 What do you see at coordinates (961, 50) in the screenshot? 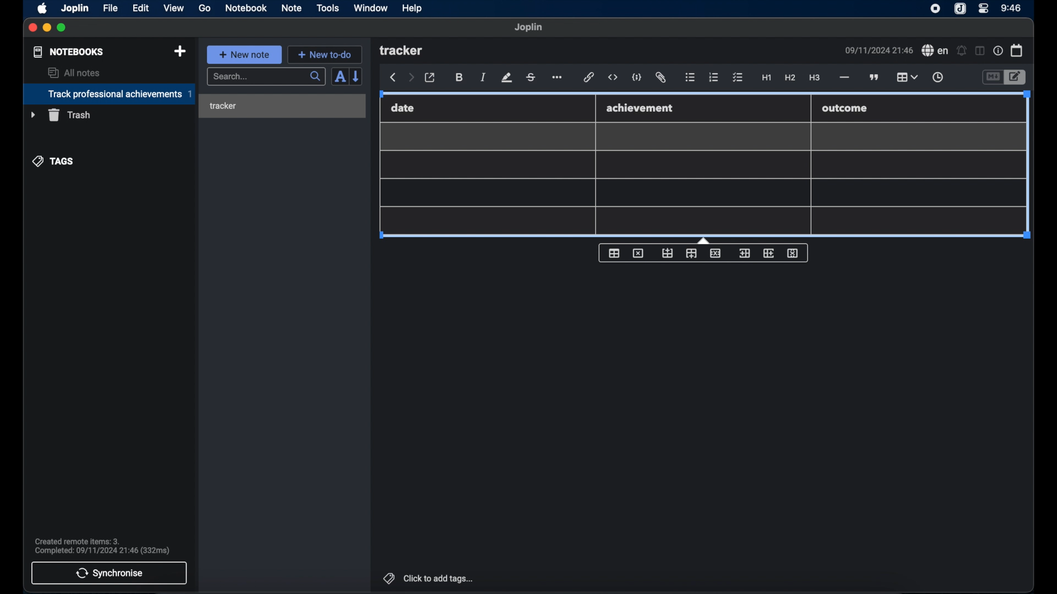
I see `set alarm` at bounding box center [961, 50].